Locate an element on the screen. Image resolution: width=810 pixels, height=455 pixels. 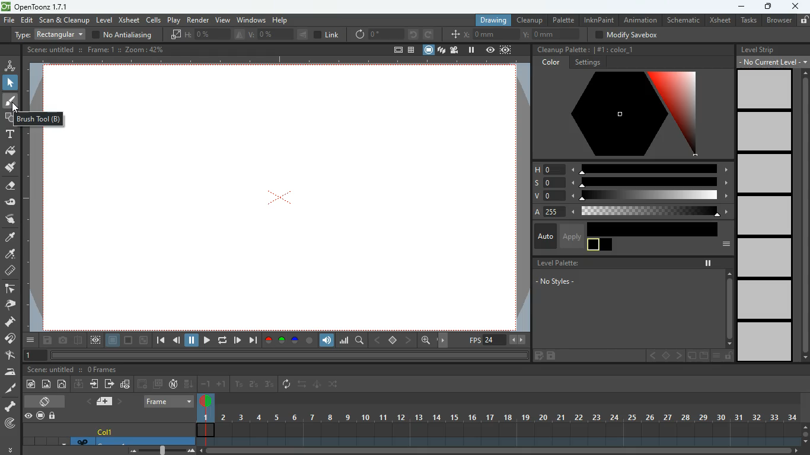
scroll is located at coordinates (504, 451).